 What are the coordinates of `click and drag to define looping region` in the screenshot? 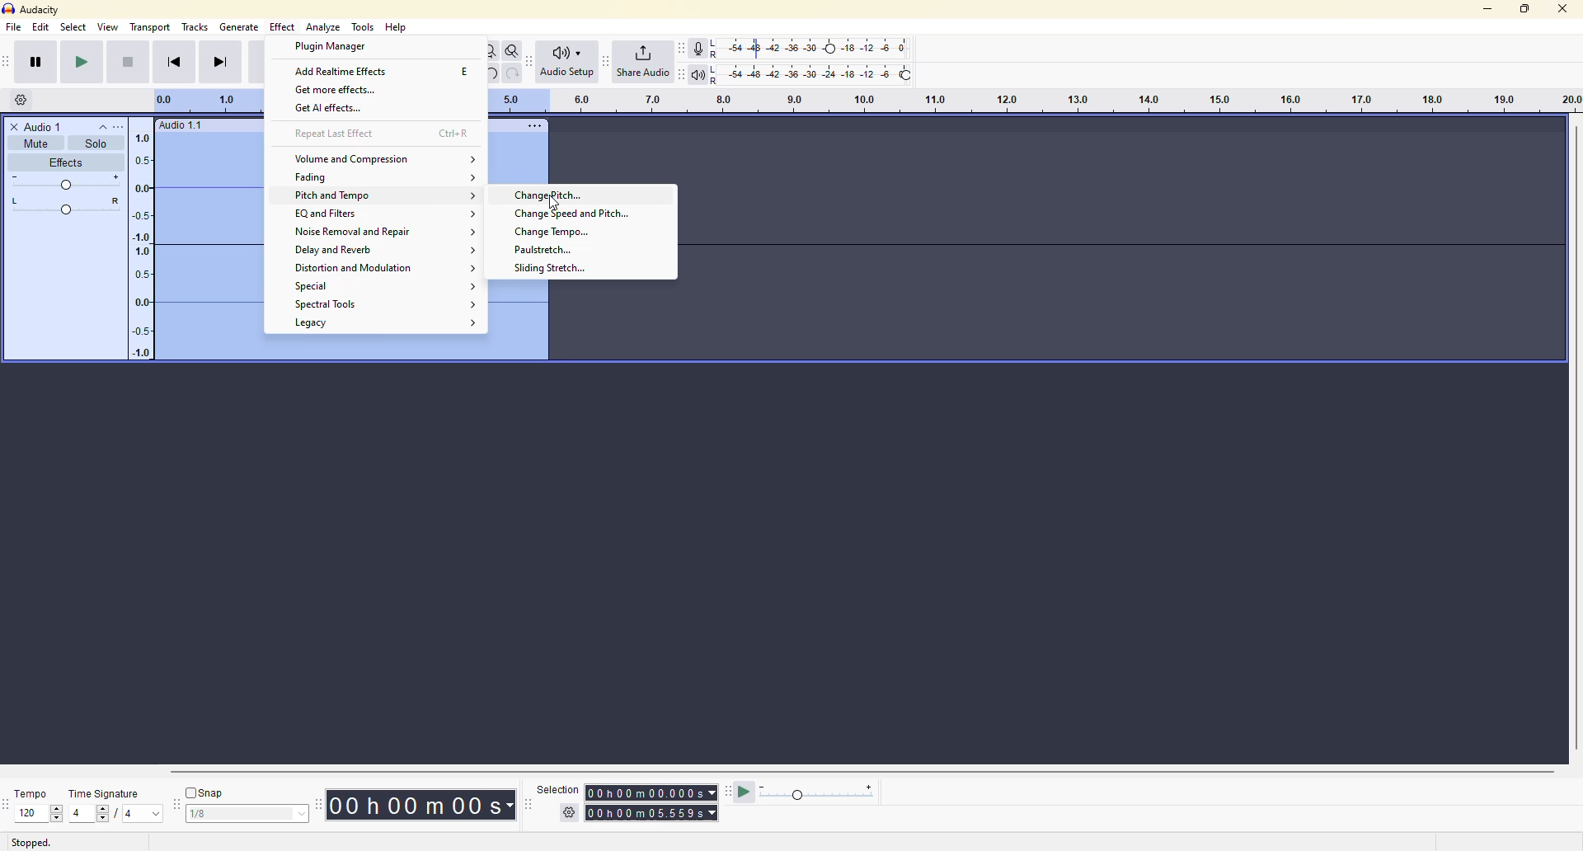 It's located at (1035, 101).